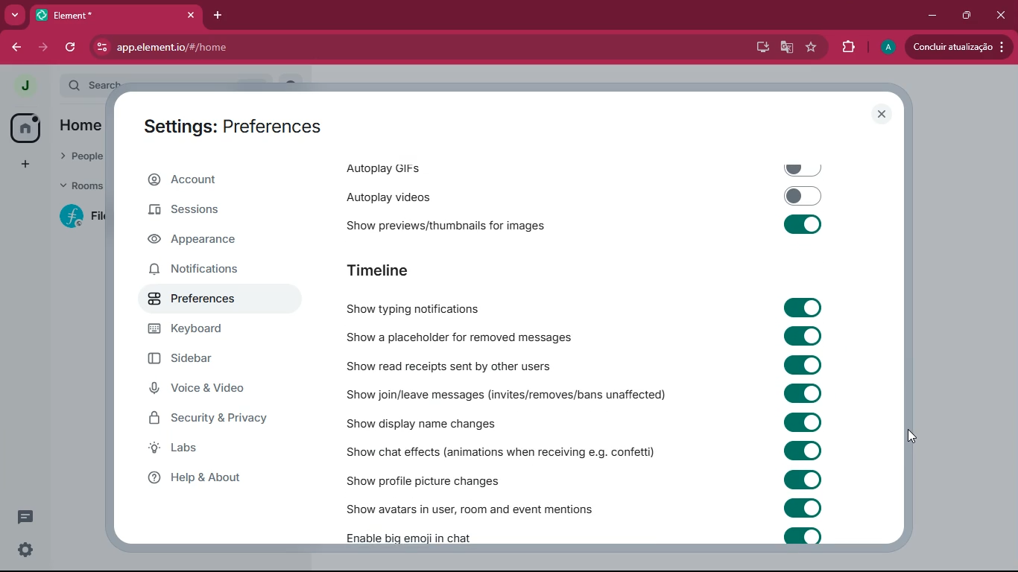  I want to click on restore down, so click(966, 16).